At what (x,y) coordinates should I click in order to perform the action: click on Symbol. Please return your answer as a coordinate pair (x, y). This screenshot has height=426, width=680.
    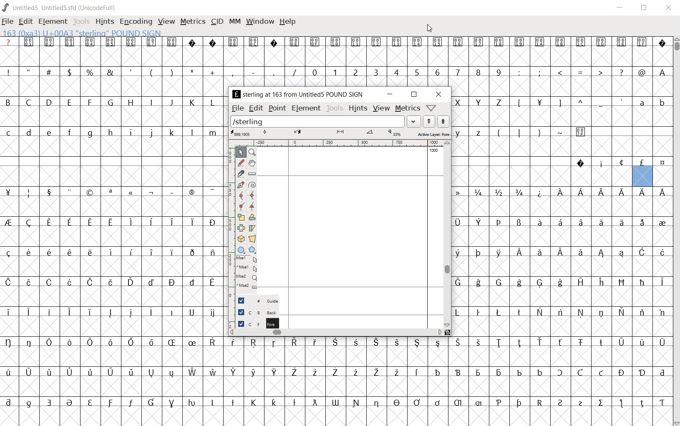
    Looking at the image, I should click on (70, 41).